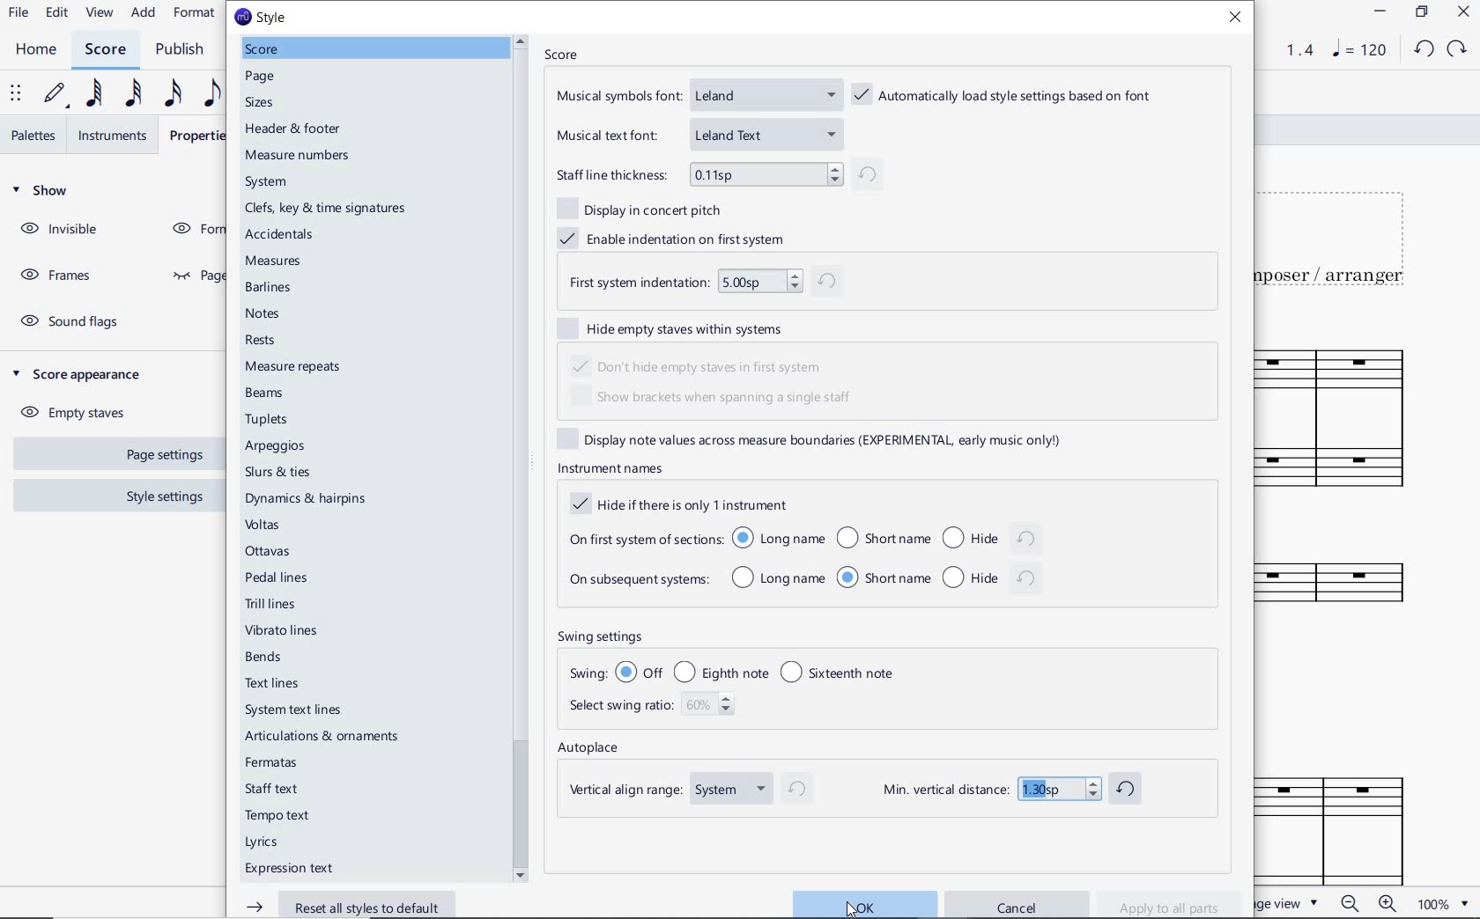 This screenshot has width=1480, height=919. I want to click on RESTORE DOWN, so click(1420, 13).